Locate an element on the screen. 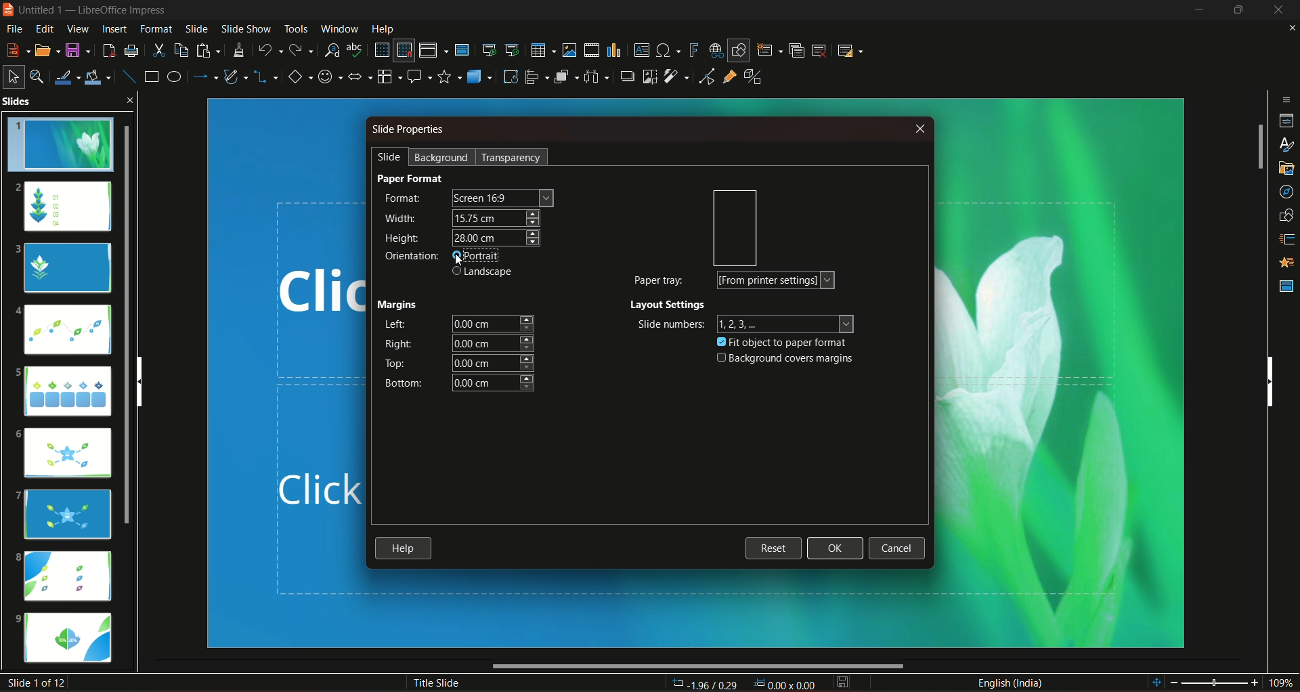  slide 6 is located at coordinates (68, 455).